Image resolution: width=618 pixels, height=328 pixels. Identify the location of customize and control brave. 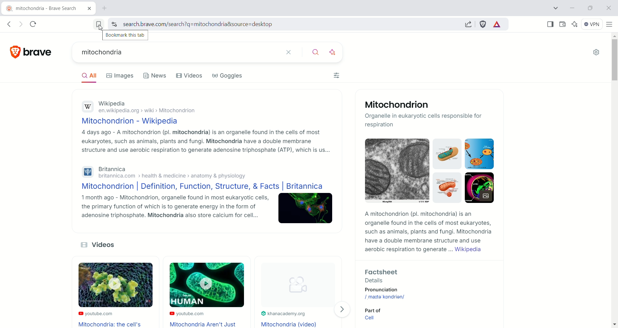
(610, 24).